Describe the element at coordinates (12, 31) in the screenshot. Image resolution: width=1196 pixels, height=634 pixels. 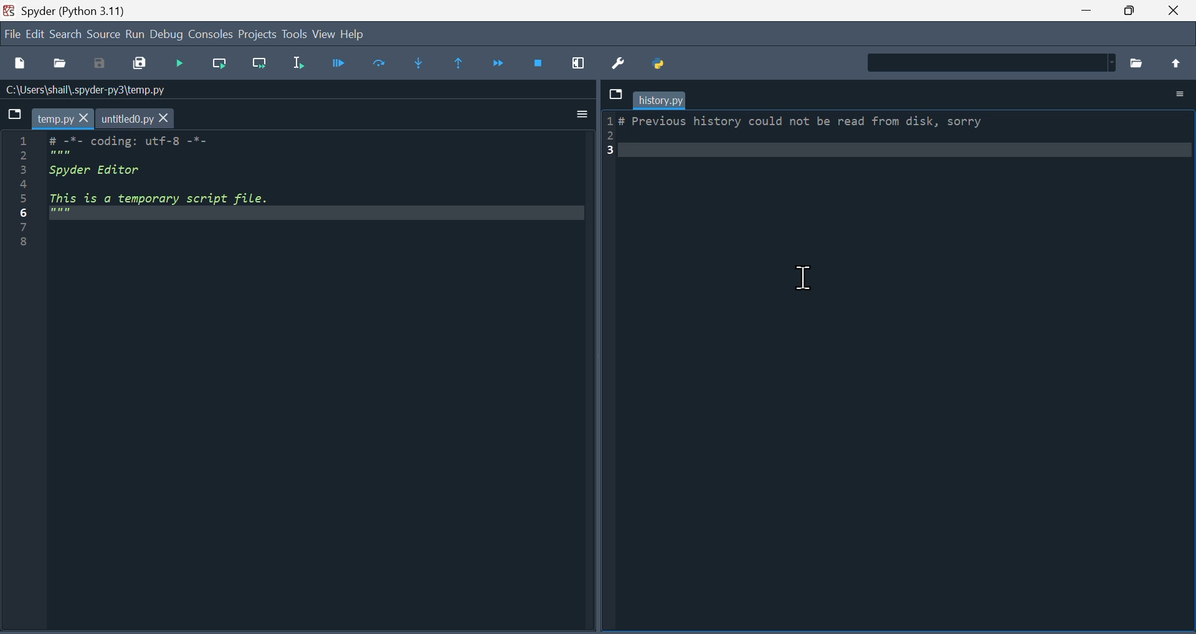
I see `file` at that location.